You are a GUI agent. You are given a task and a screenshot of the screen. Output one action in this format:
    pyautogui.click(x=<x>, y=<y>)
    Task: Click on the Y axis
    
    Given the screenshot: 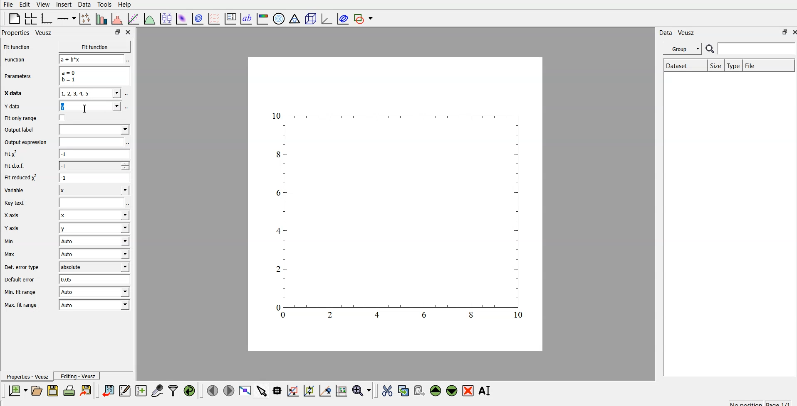 What is the action you would take?
    pyautogui.click(x=20, y=228)
    